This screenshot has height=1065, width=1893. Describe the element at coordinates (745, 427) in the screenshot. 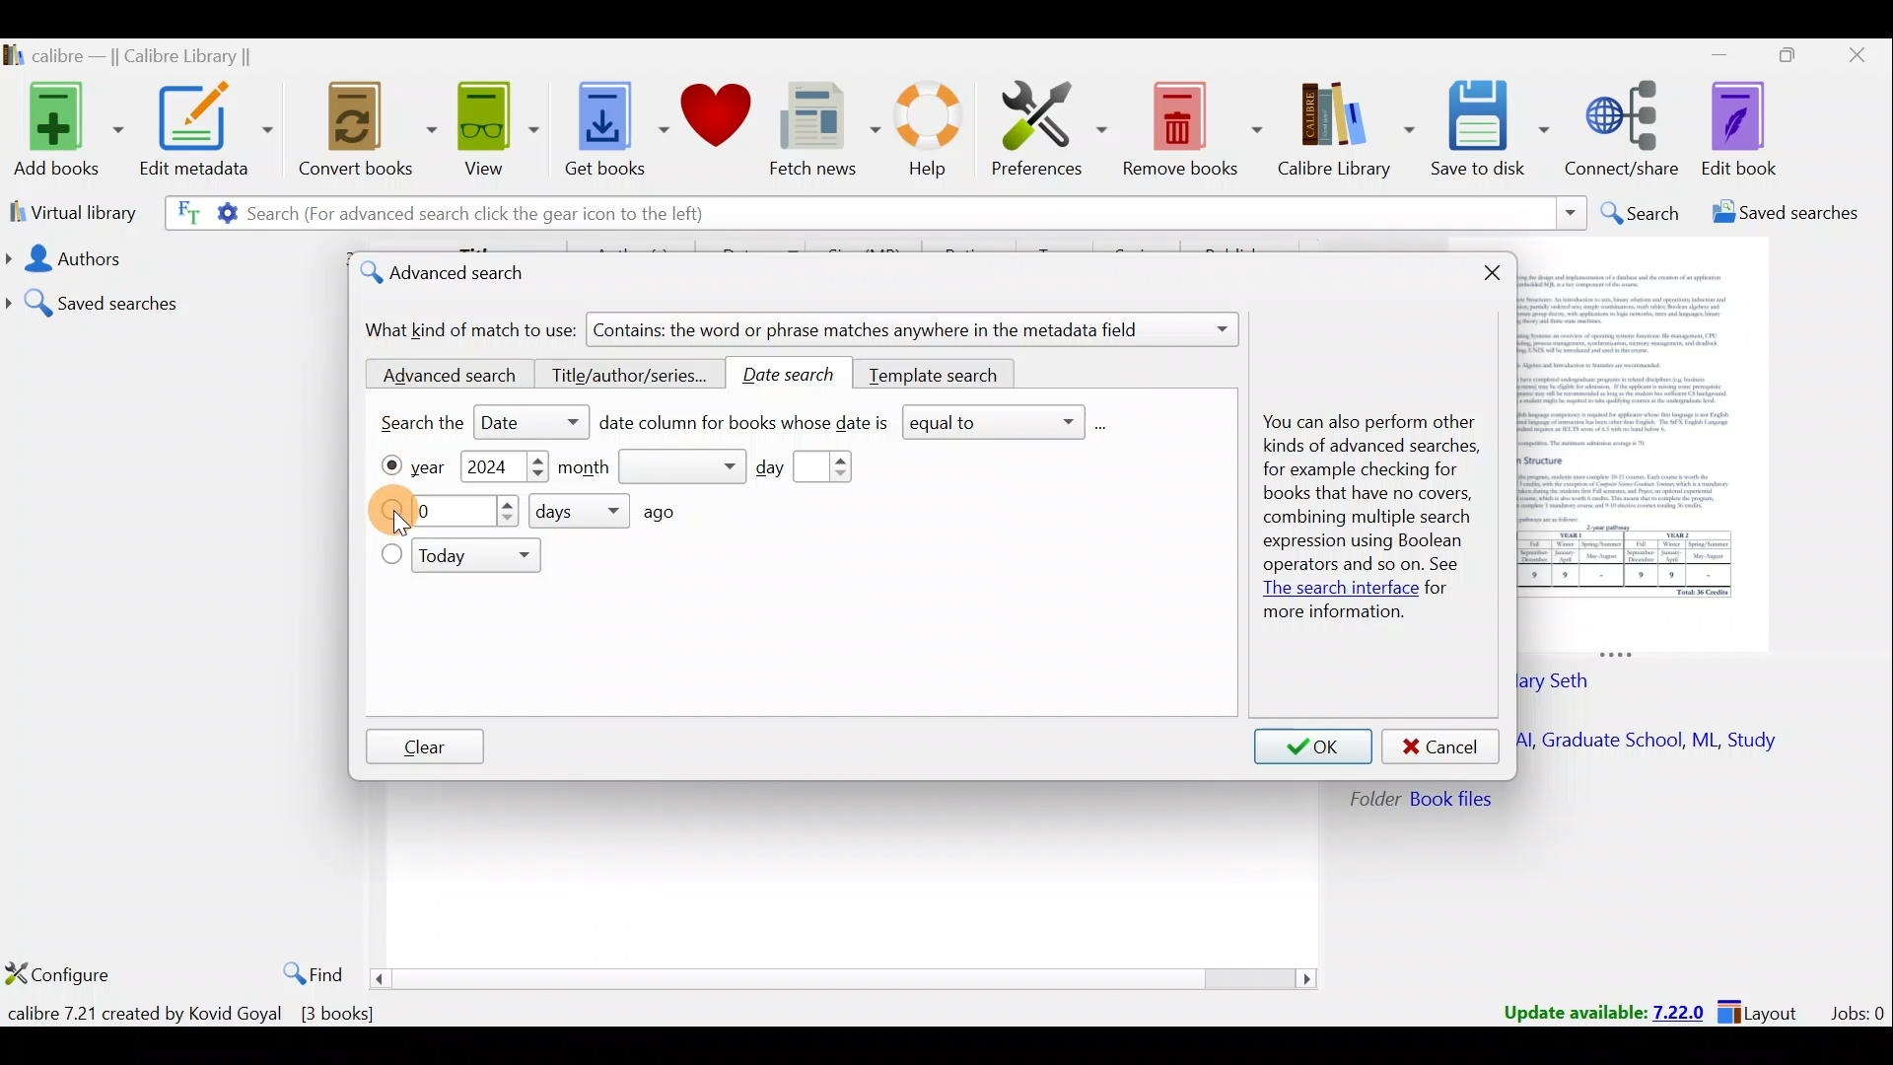

I see `Date column for books whose date is` at that location.